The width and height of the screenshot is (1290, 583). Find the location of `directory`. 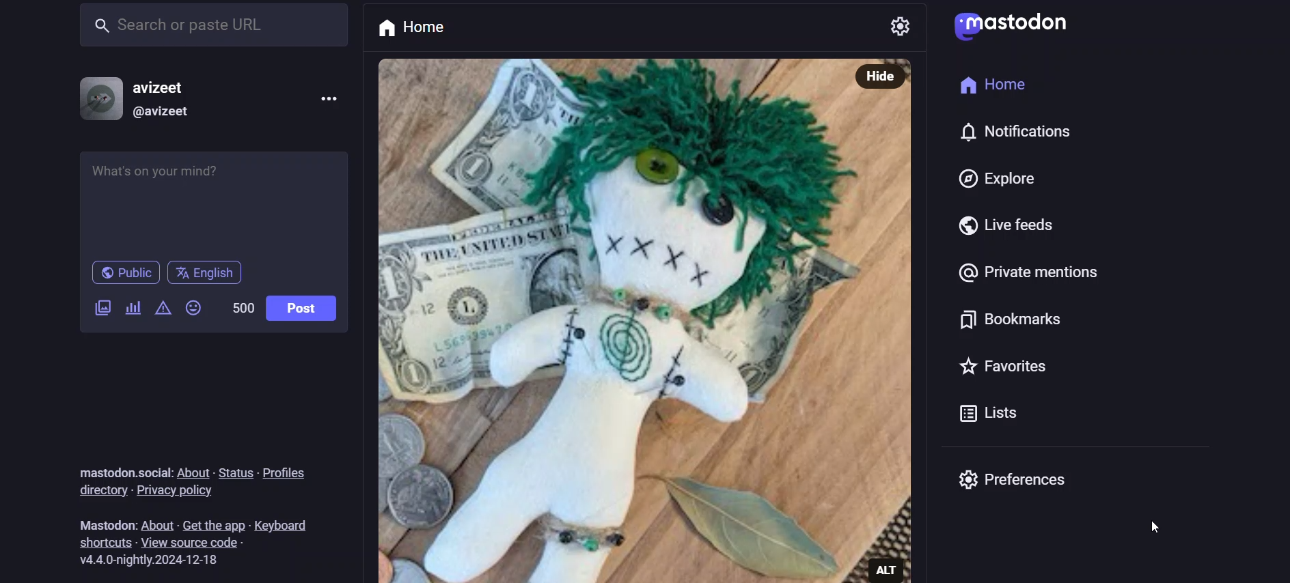

directory is located at coordinates (102, 492).